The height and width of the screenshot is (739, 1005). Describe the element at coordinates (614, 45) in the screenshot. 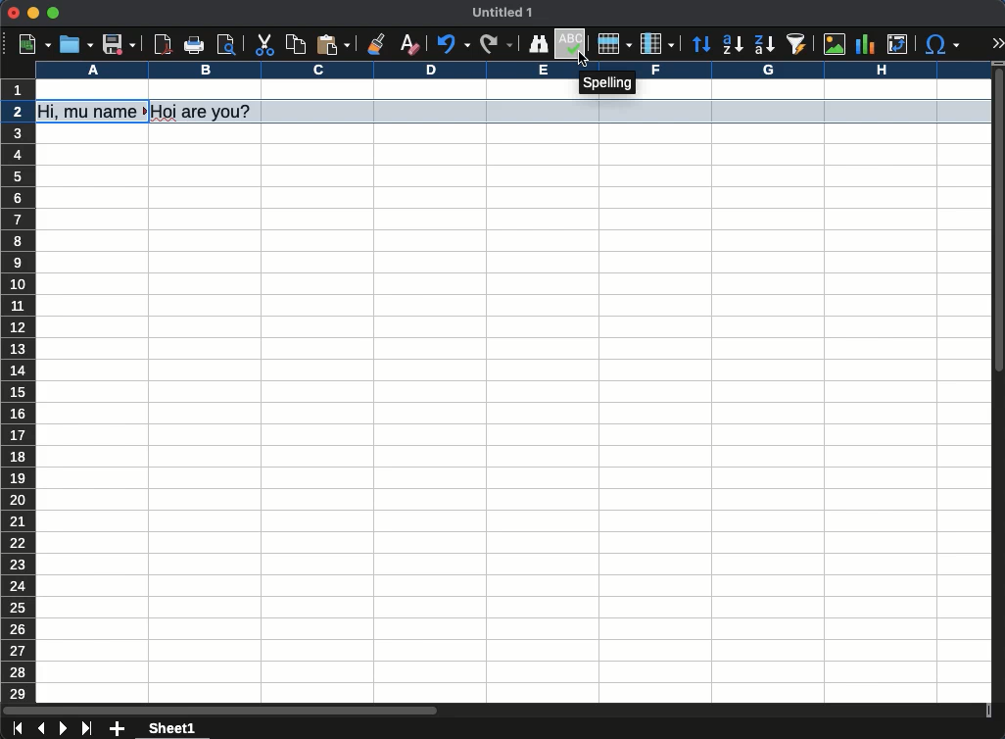

I see `row` at that location.